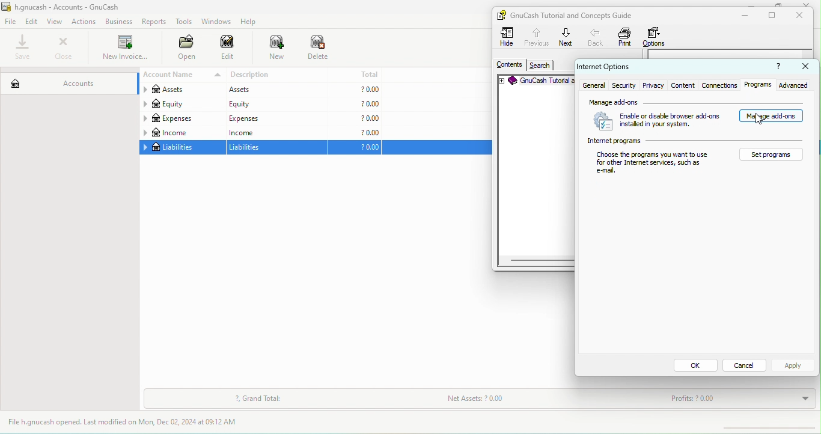 The image size is (821, 434). Describe the element at coordinates (275, 118) in the screenshot. I see `expeness` at that location.